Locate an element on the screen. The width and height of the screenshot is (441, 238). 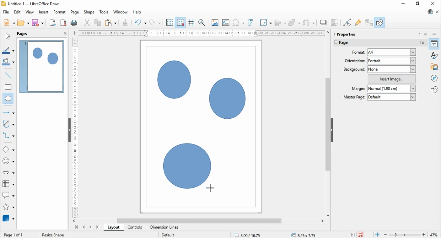
flowchart is located at coordinates (9, 185).